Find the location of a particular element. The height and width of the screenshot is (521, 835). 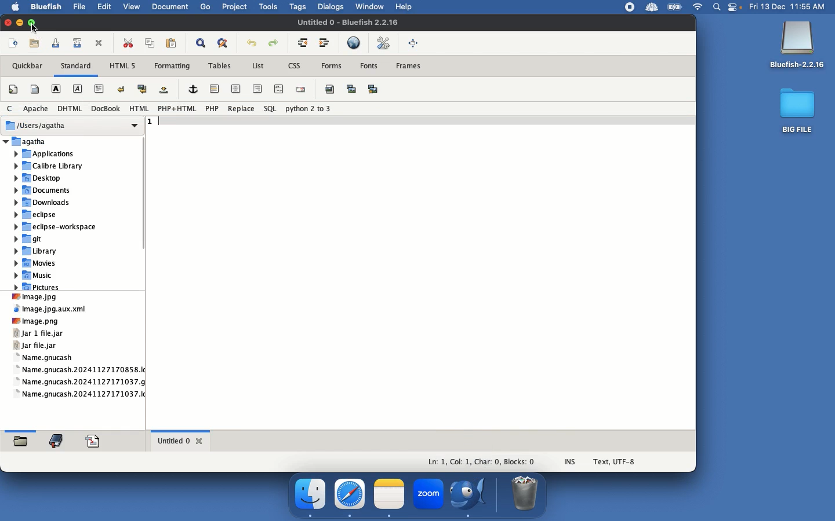

Ln is located at coordinates (435, 463).